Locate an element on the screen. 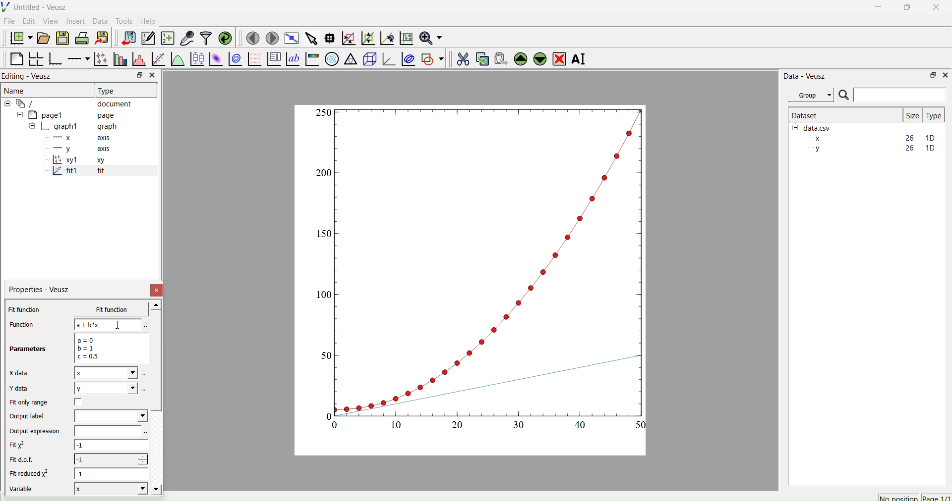 This screenshot has height=501, width=952. Plot a function is located at coordinates (177, 59).